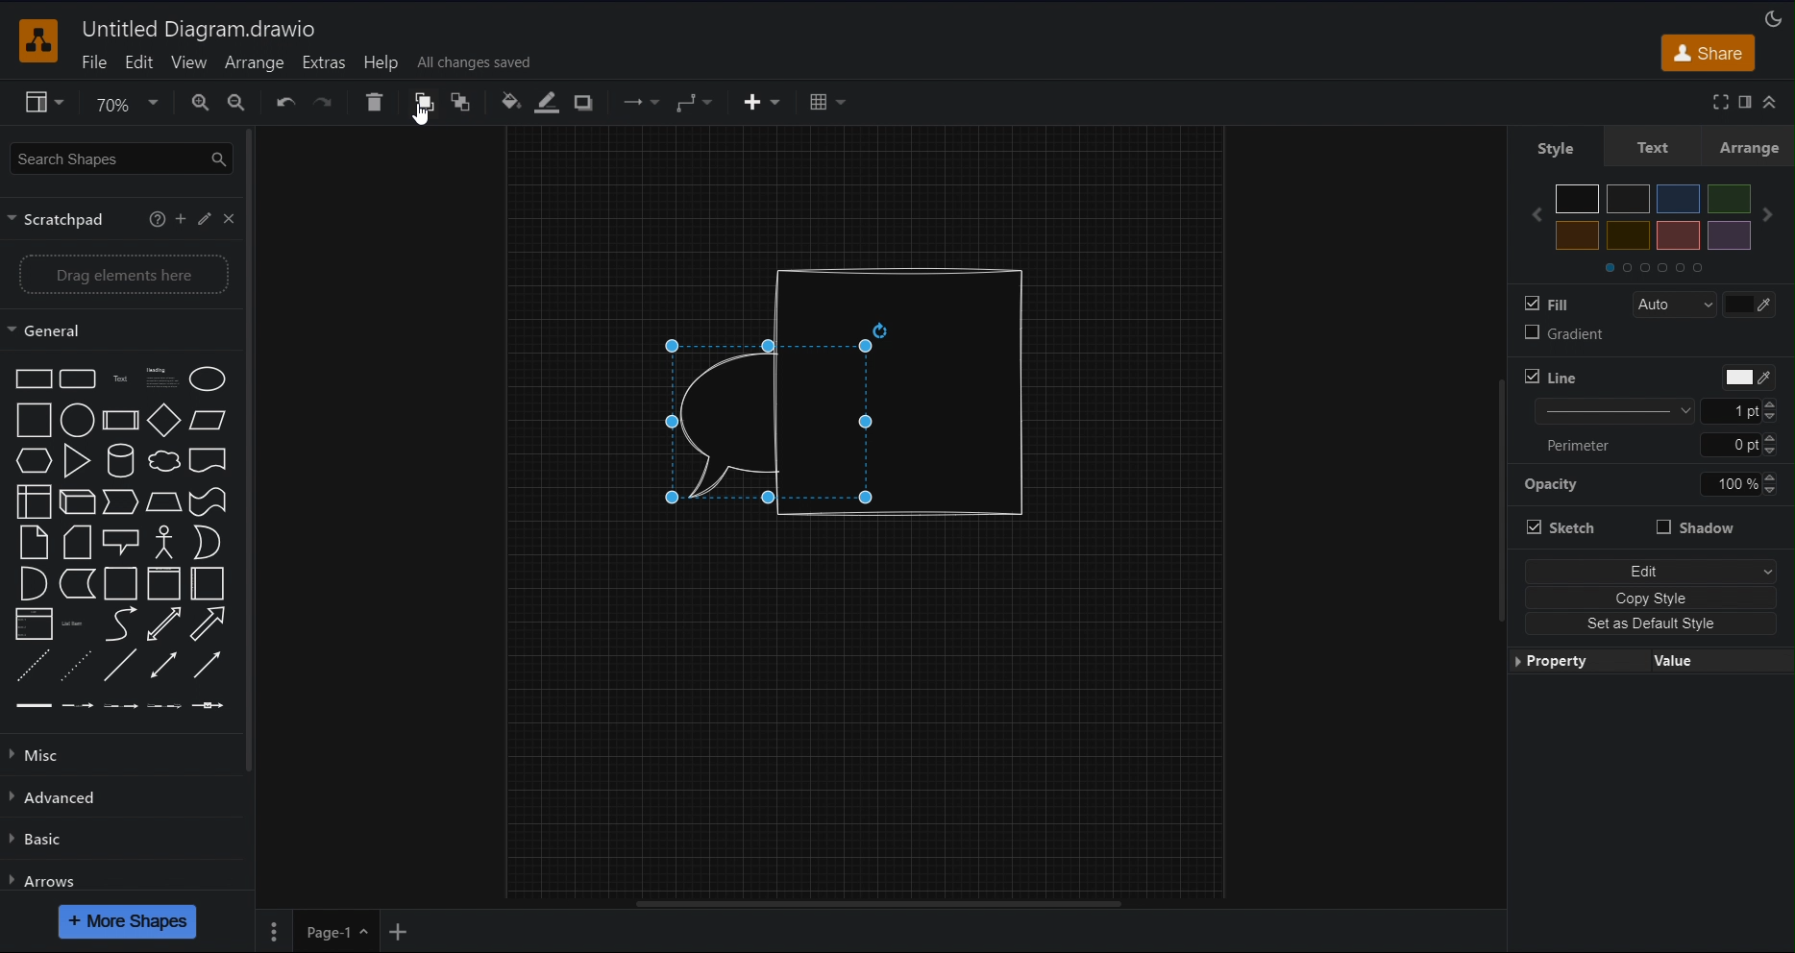  I want to click on Square, so click(35, 421).